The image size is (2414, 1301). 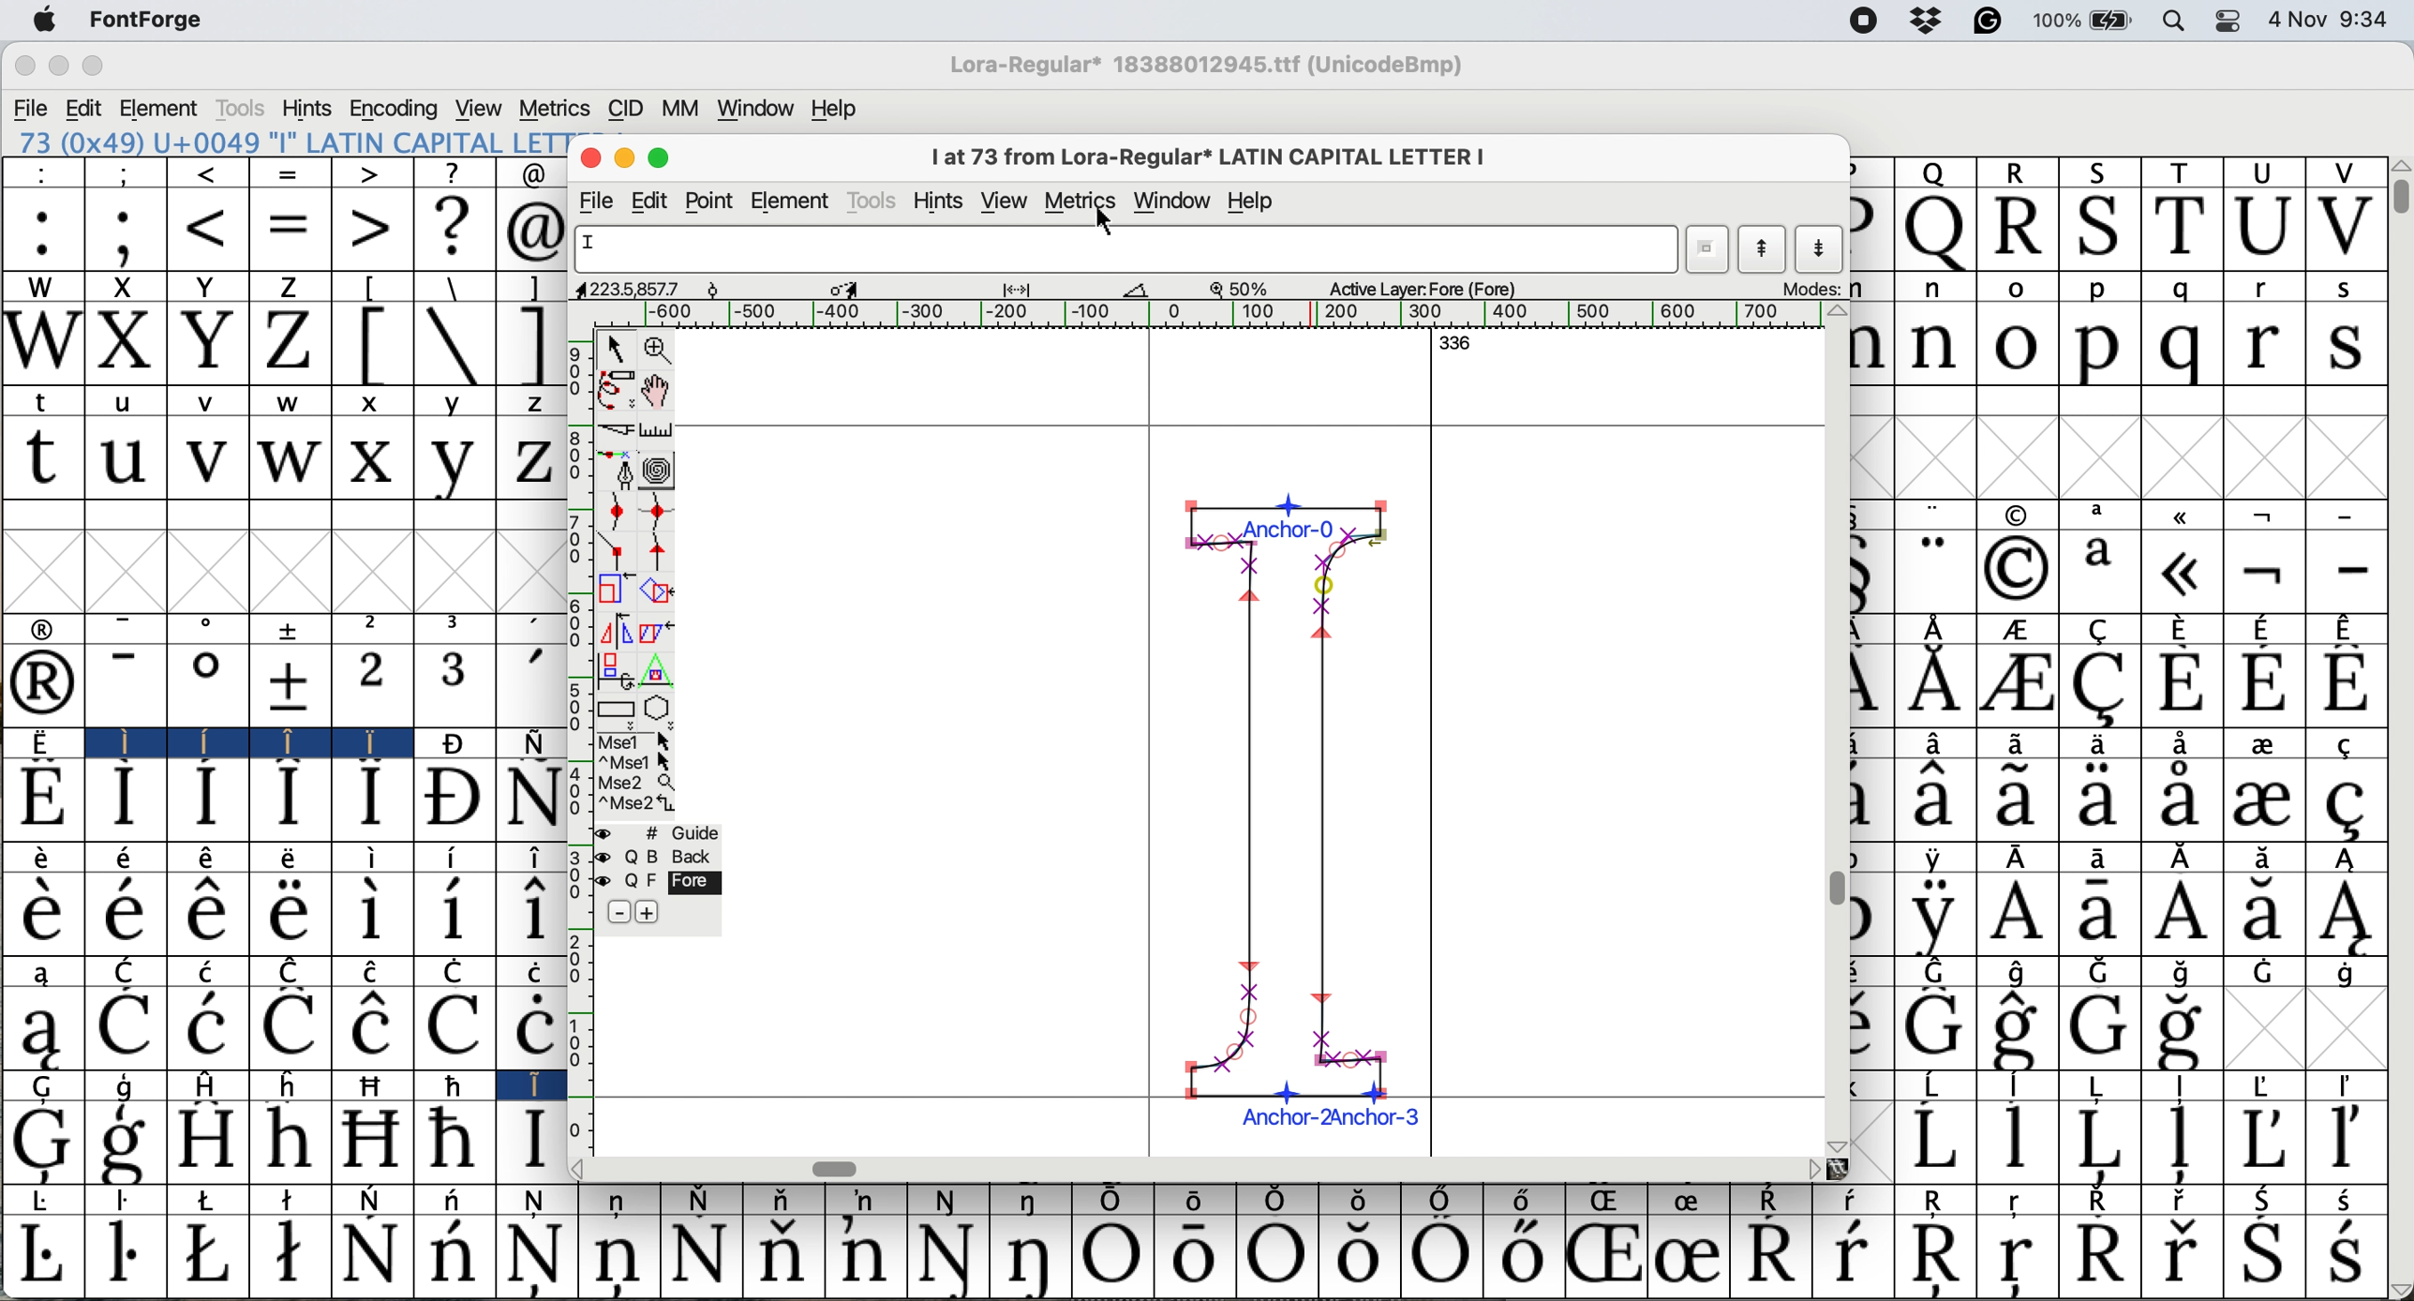 What do you see at coordinates (635, 762) in the screenshot?
I see `^ Mse 1` at bounding box center [635, 762].